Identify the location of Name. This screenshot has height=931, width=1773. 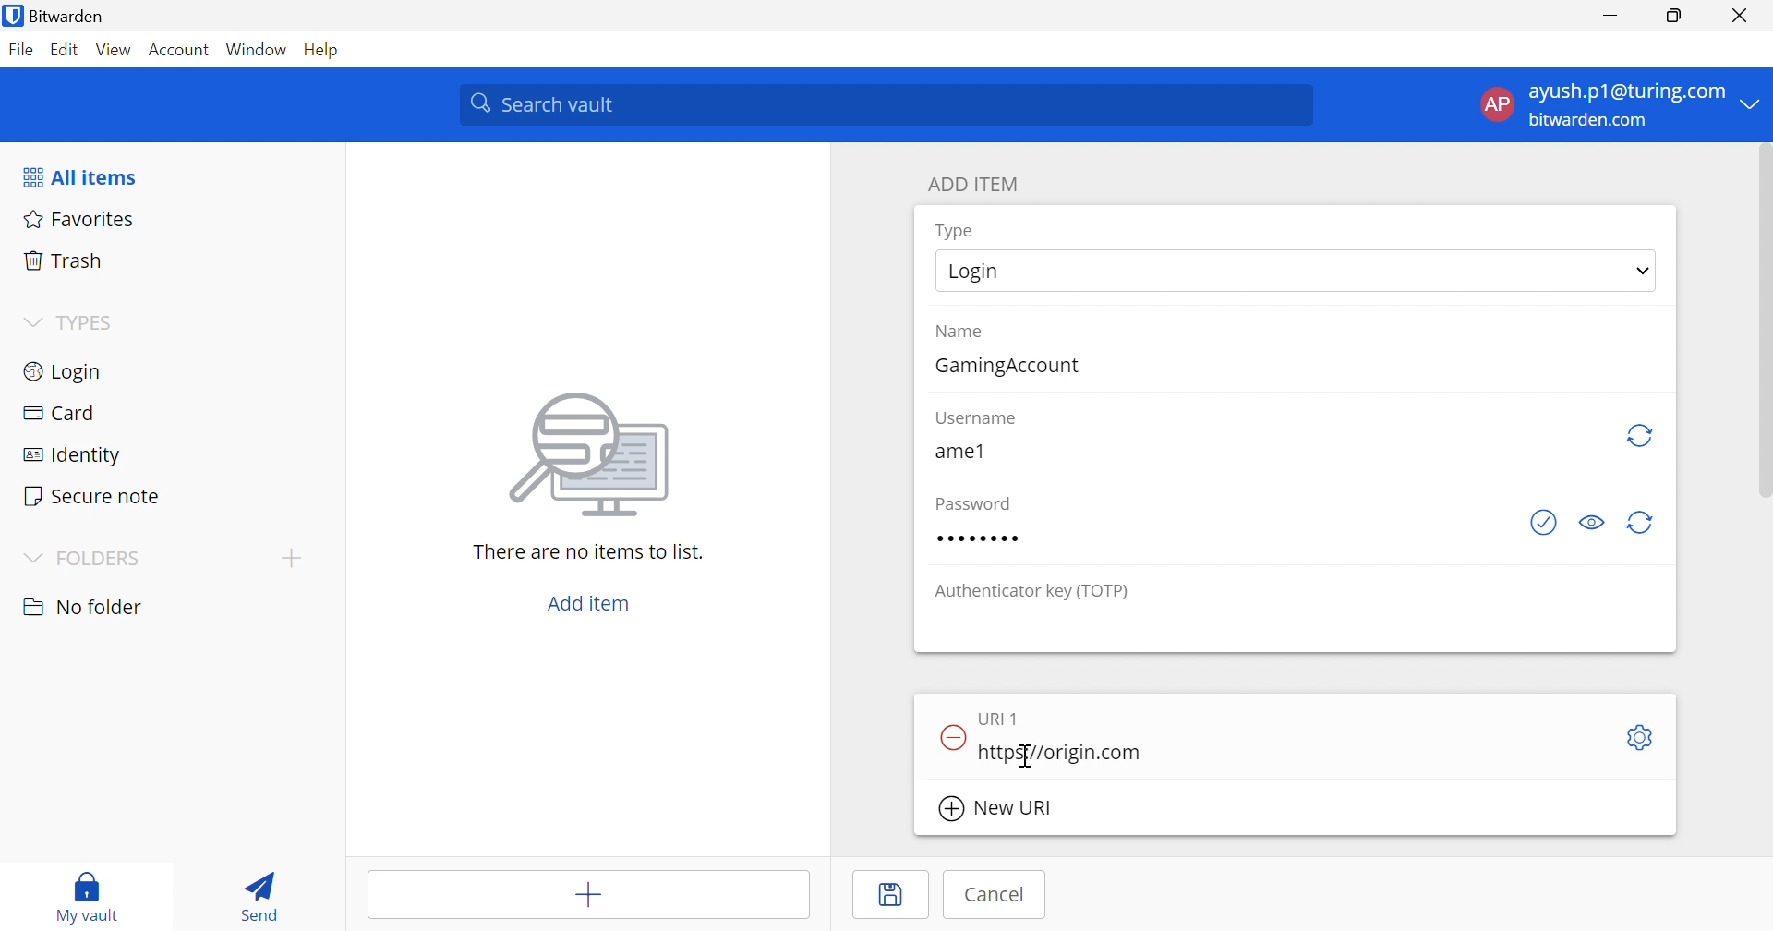
(962, 333).